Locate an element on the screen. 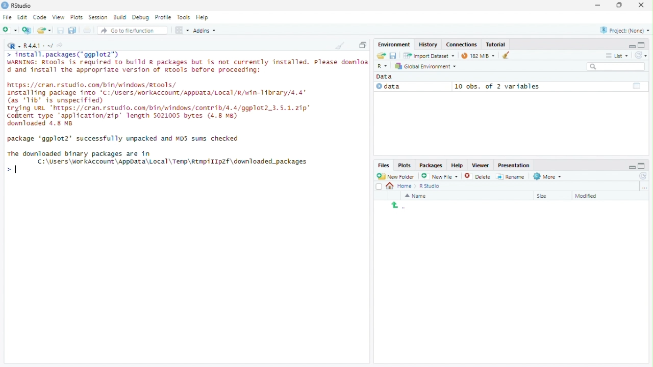 This screenshot has width=653, height=367. maximize is located at coordinates (643, 165).